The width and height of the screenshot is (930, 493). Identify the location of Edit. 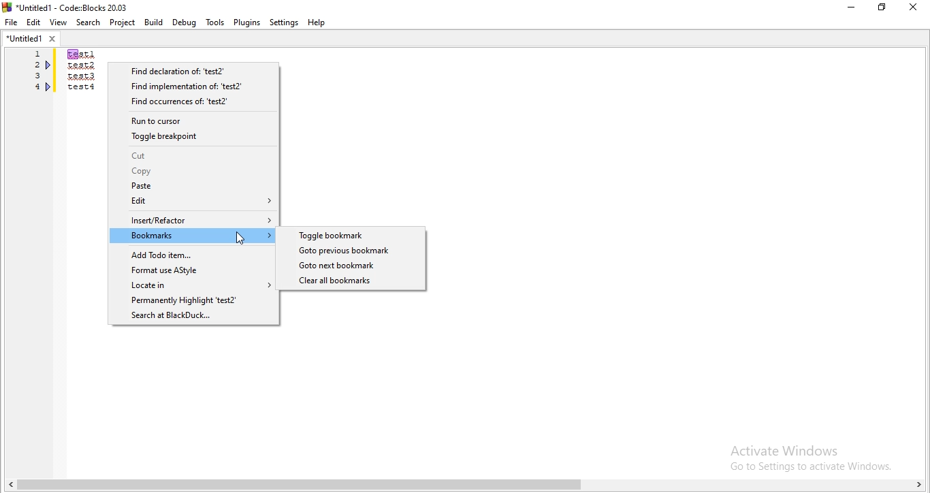
(194, 201).